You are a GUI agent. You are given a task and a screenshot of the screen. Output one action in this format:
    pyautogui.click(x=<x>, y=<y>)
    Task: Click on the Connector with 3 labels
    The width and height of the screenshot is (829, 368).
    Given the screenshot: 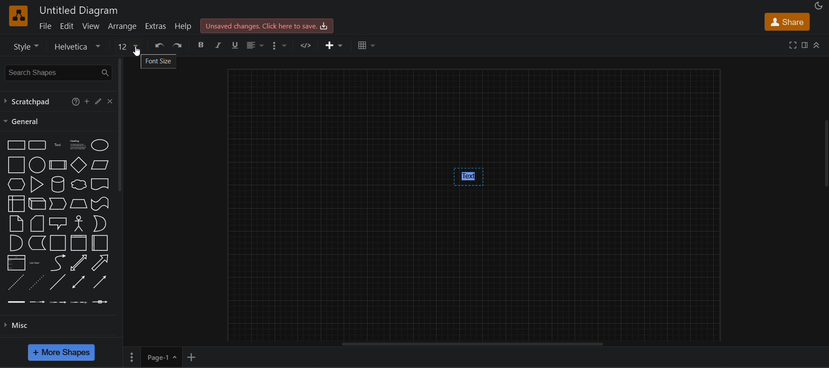 What is the action you would take?
    pyautogui.click(x=79, y=303)
    